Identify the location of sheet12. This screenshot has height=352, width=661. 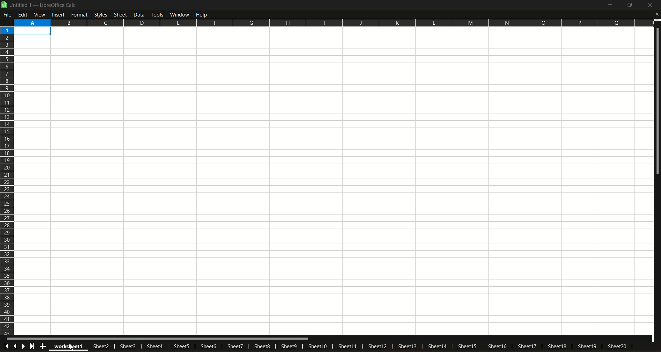
(377, 346).